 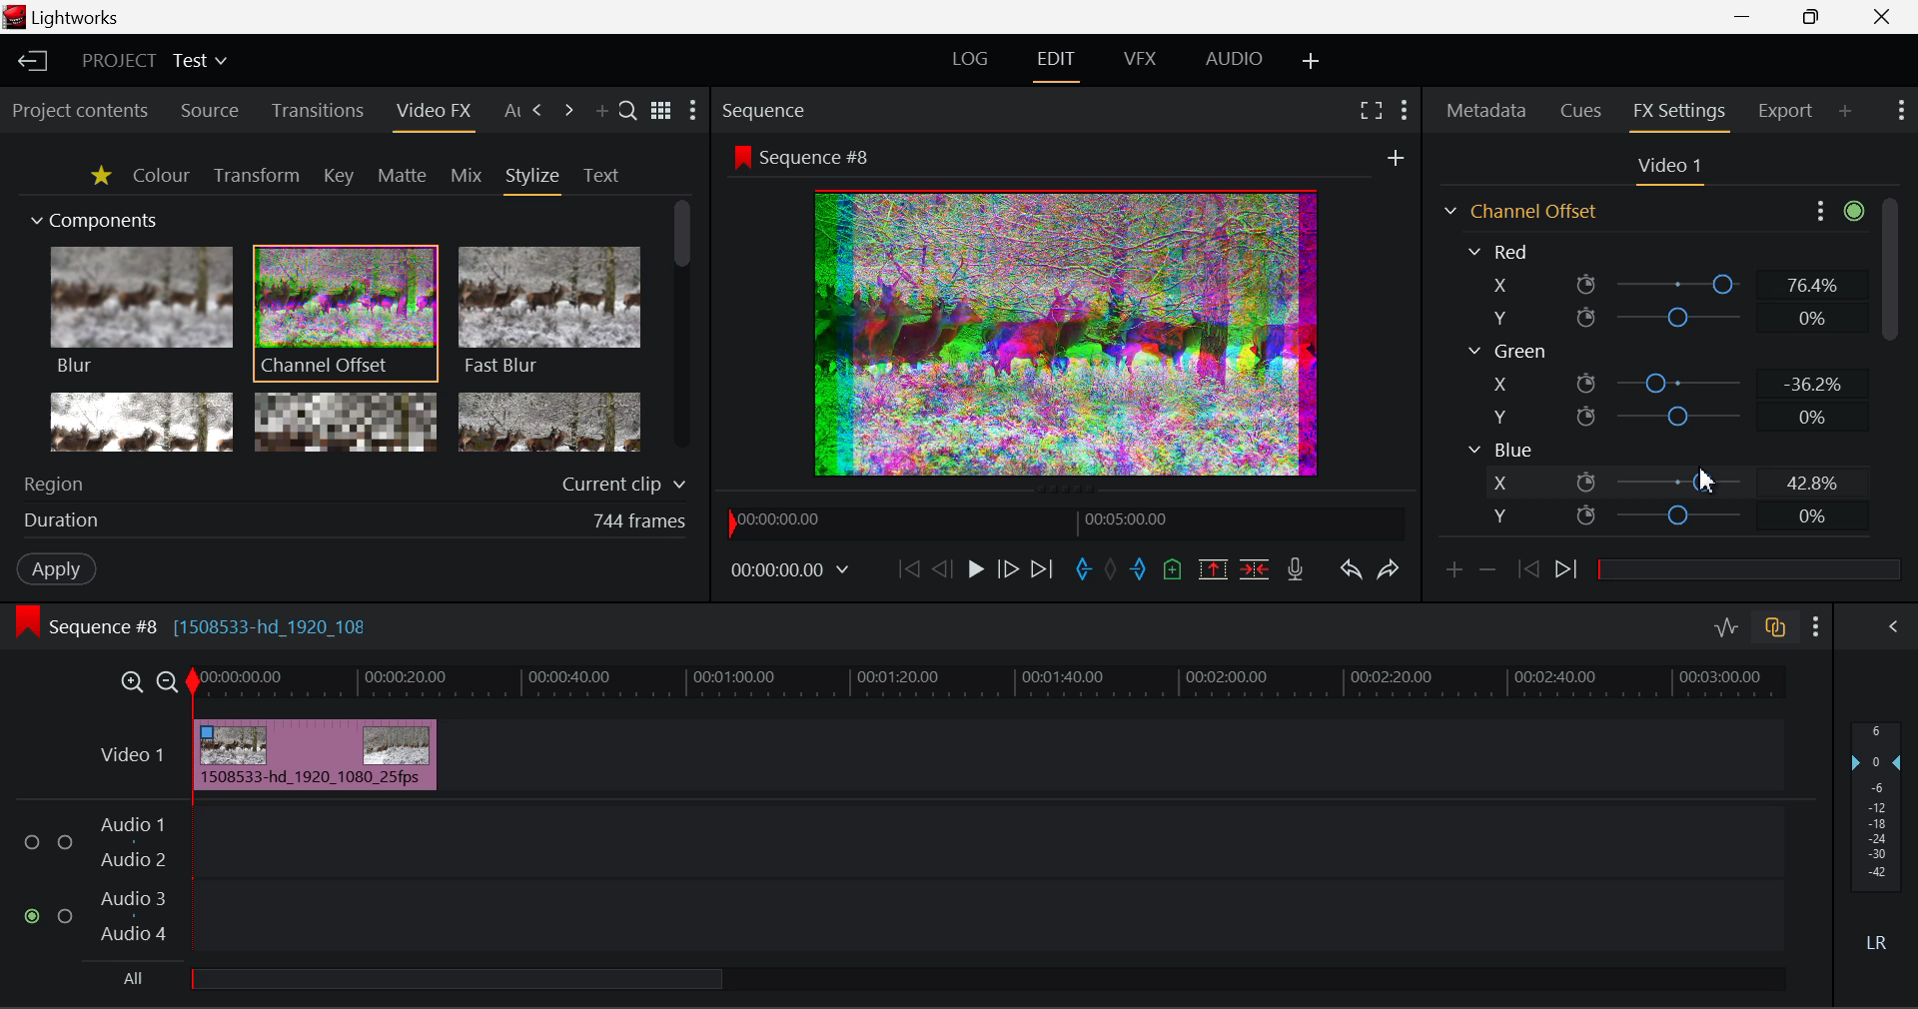 I want to click on Text, so click(x=600, y=176).